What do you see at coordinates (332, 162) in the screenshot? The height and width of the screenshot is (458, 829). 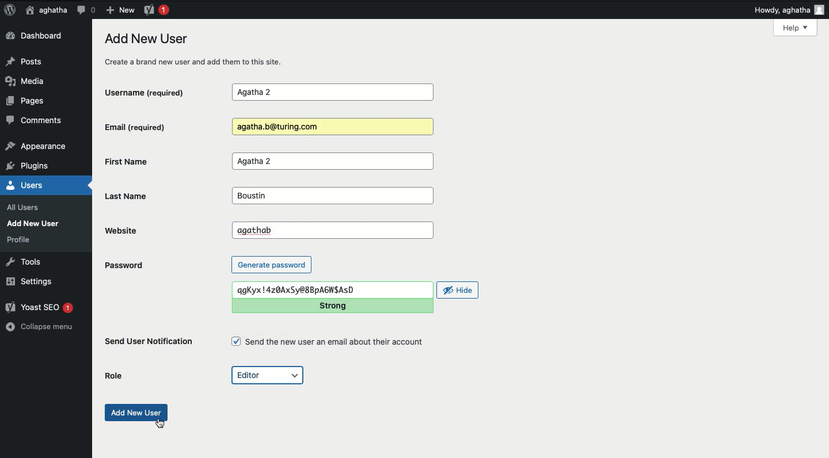 I see `Agatha 2` at bounding box center [332, 162].